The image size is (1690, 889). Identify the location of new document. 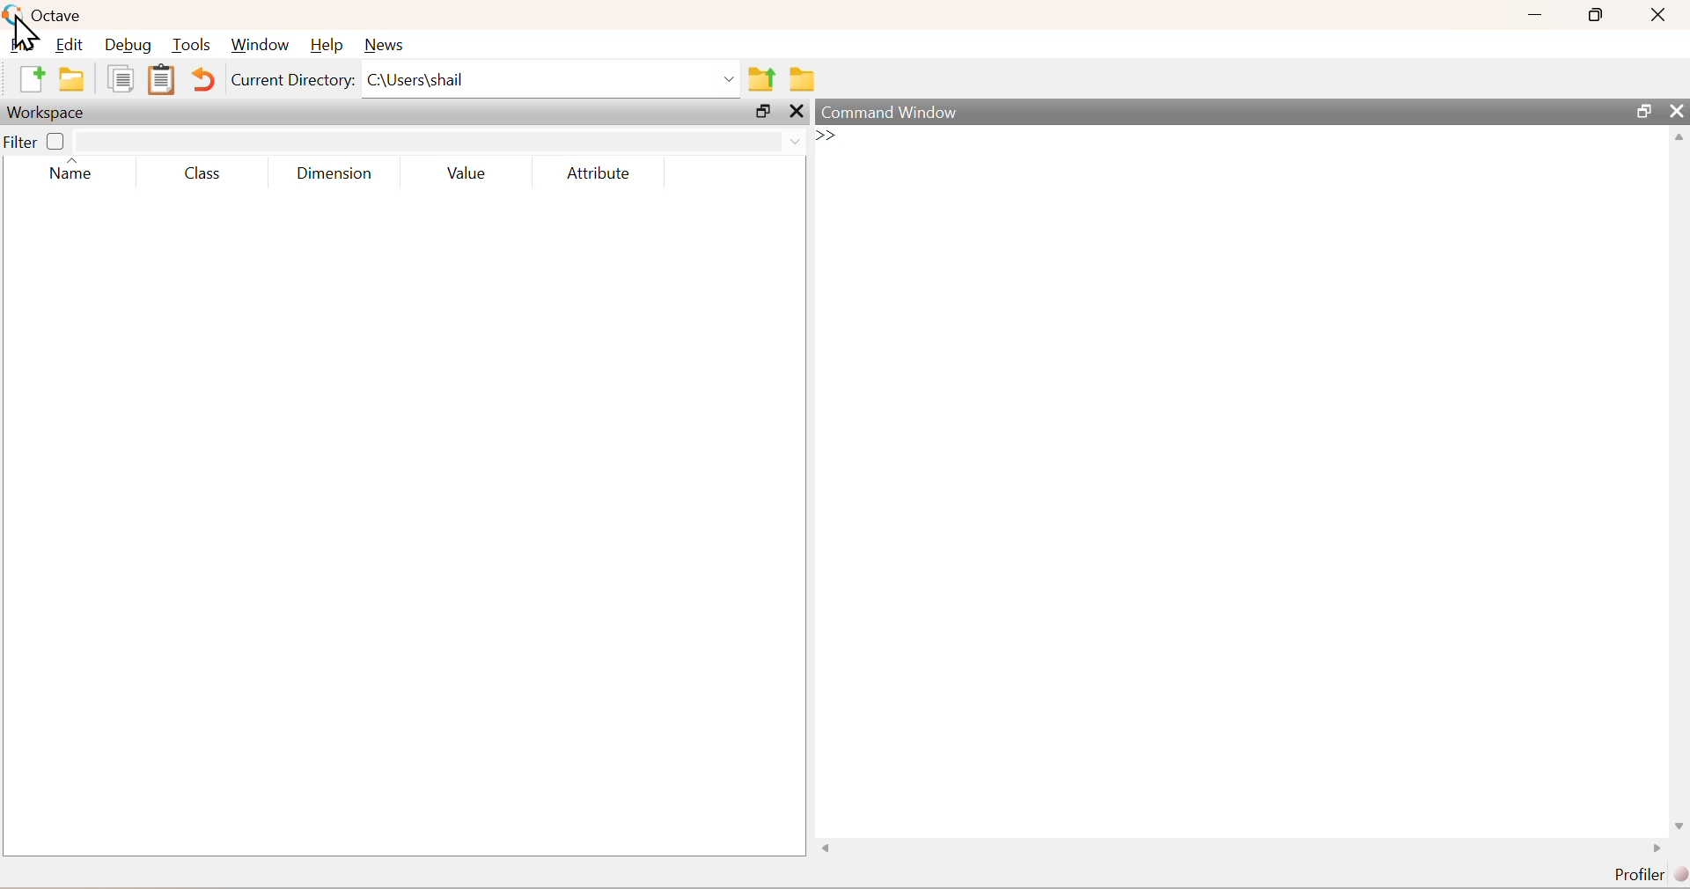
(32, 80).